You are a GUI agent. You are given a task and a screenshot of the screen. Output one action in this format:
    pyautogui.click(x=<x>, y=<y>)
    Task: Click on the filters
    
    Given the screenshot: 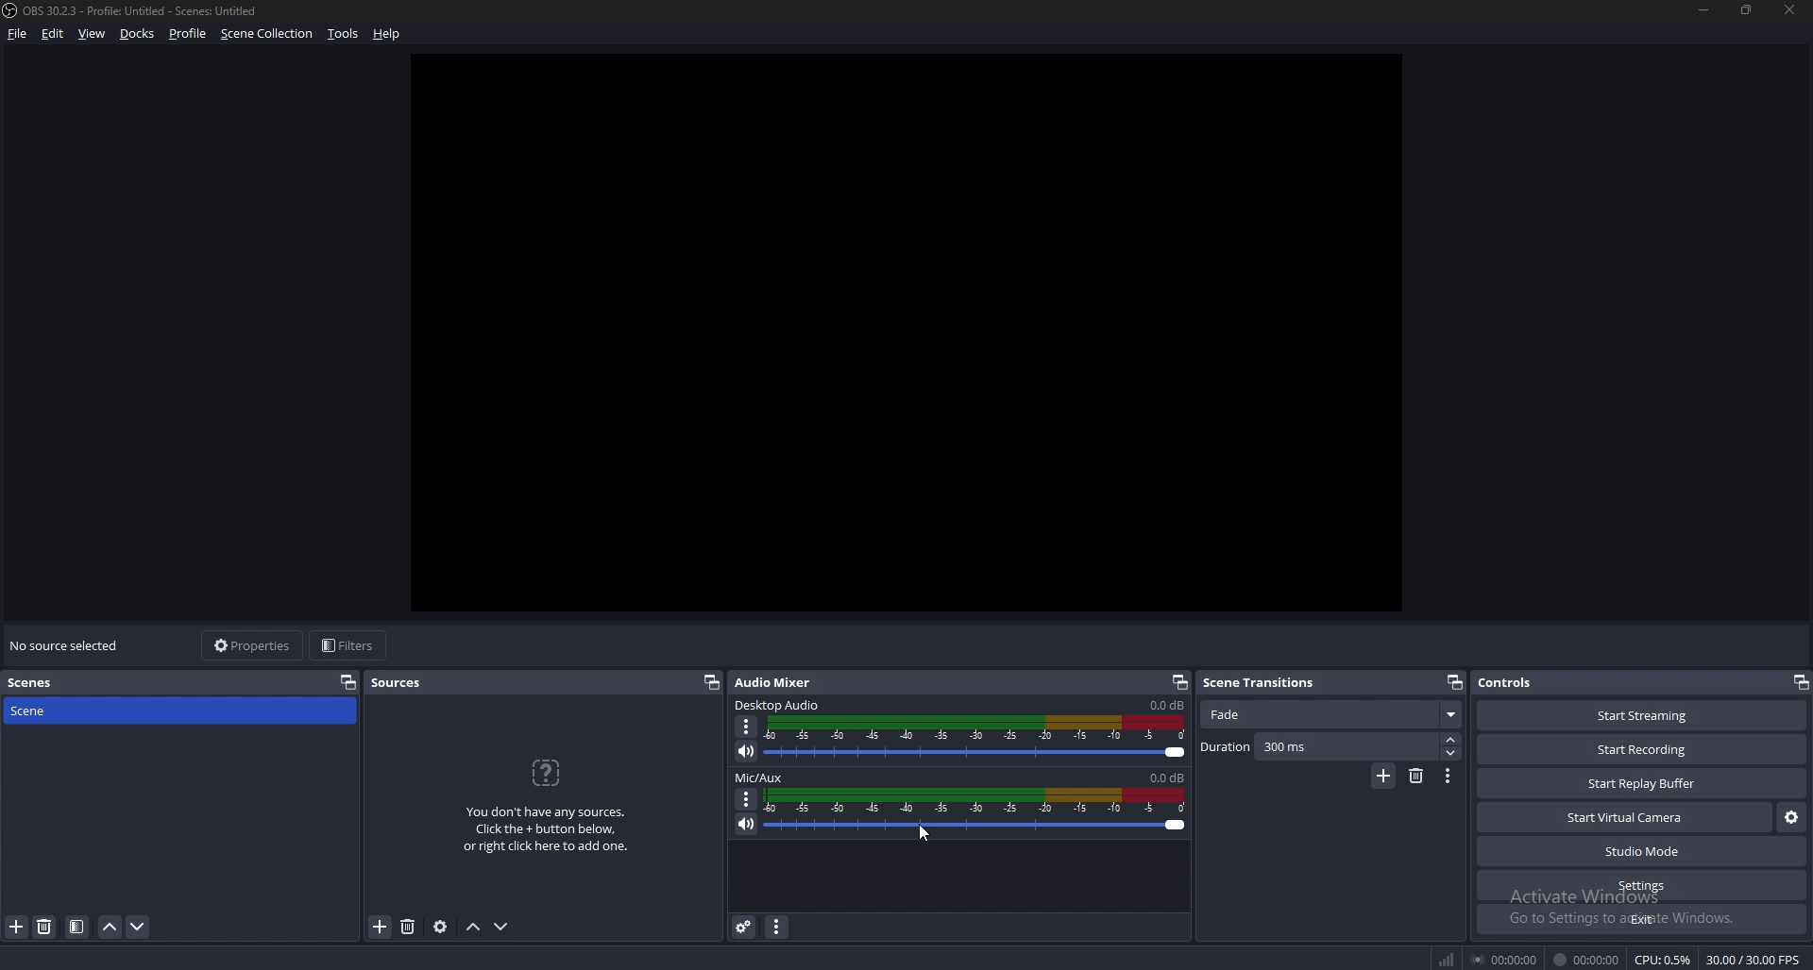 What is the action you would take?
    pyautogui.click(x=350, y=646)
    